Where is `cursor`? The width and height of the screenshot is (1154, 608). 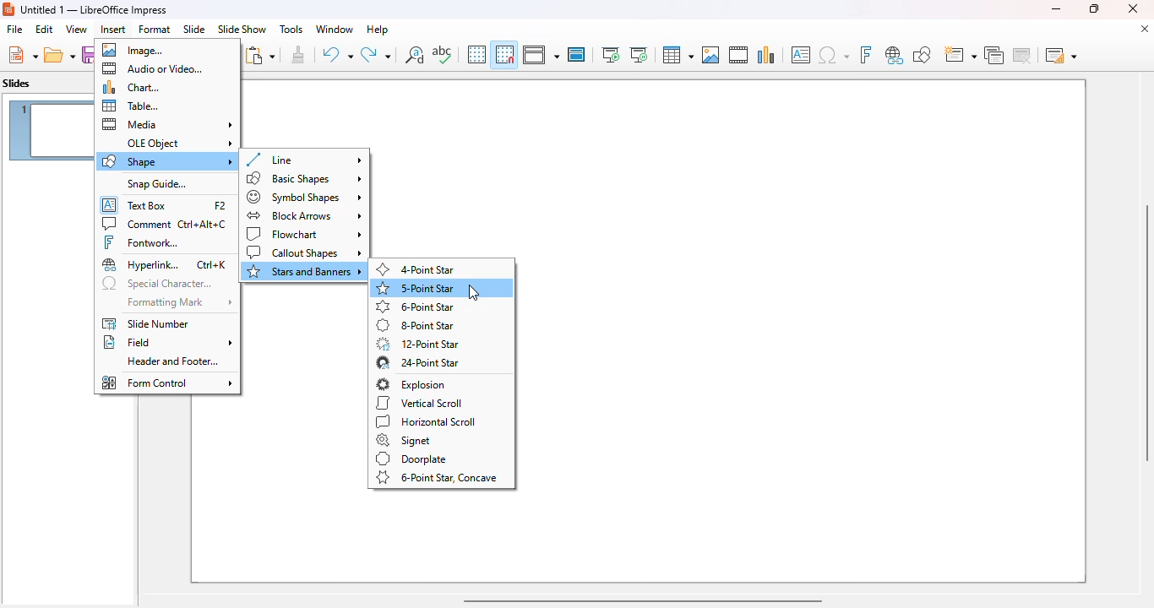
cursor is located at coordinates (474, 292).